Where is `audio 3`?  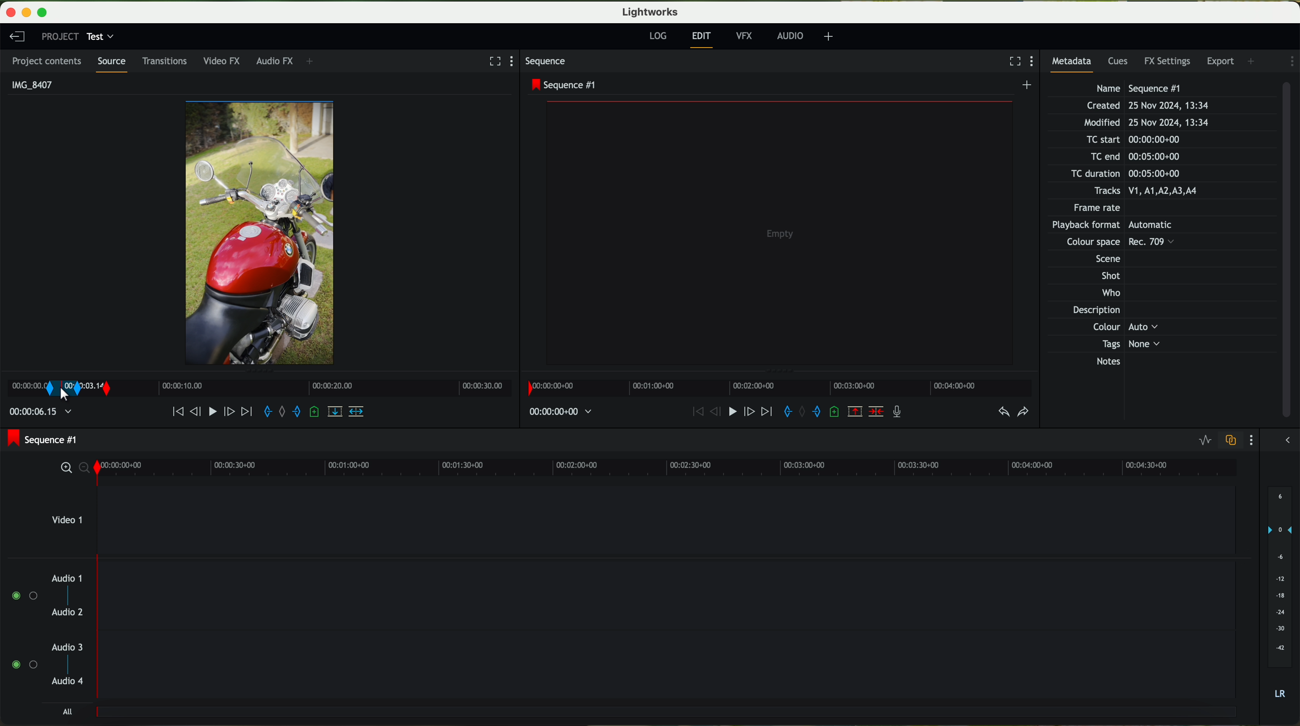
audio 3 is located at coordinates (68, 647).